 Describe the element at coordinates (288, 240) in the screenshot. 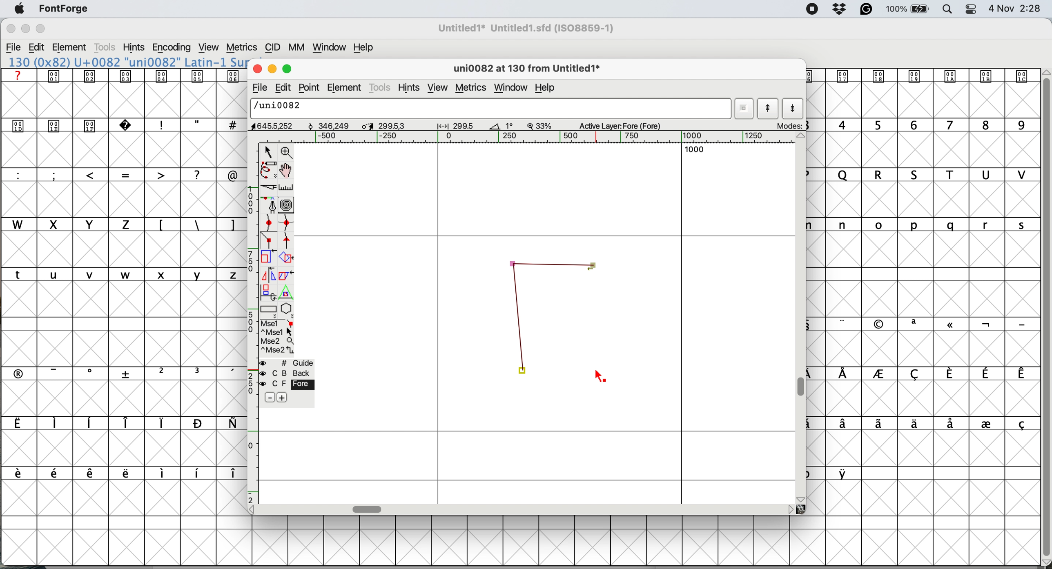

I see `add a tangent point` at that location.